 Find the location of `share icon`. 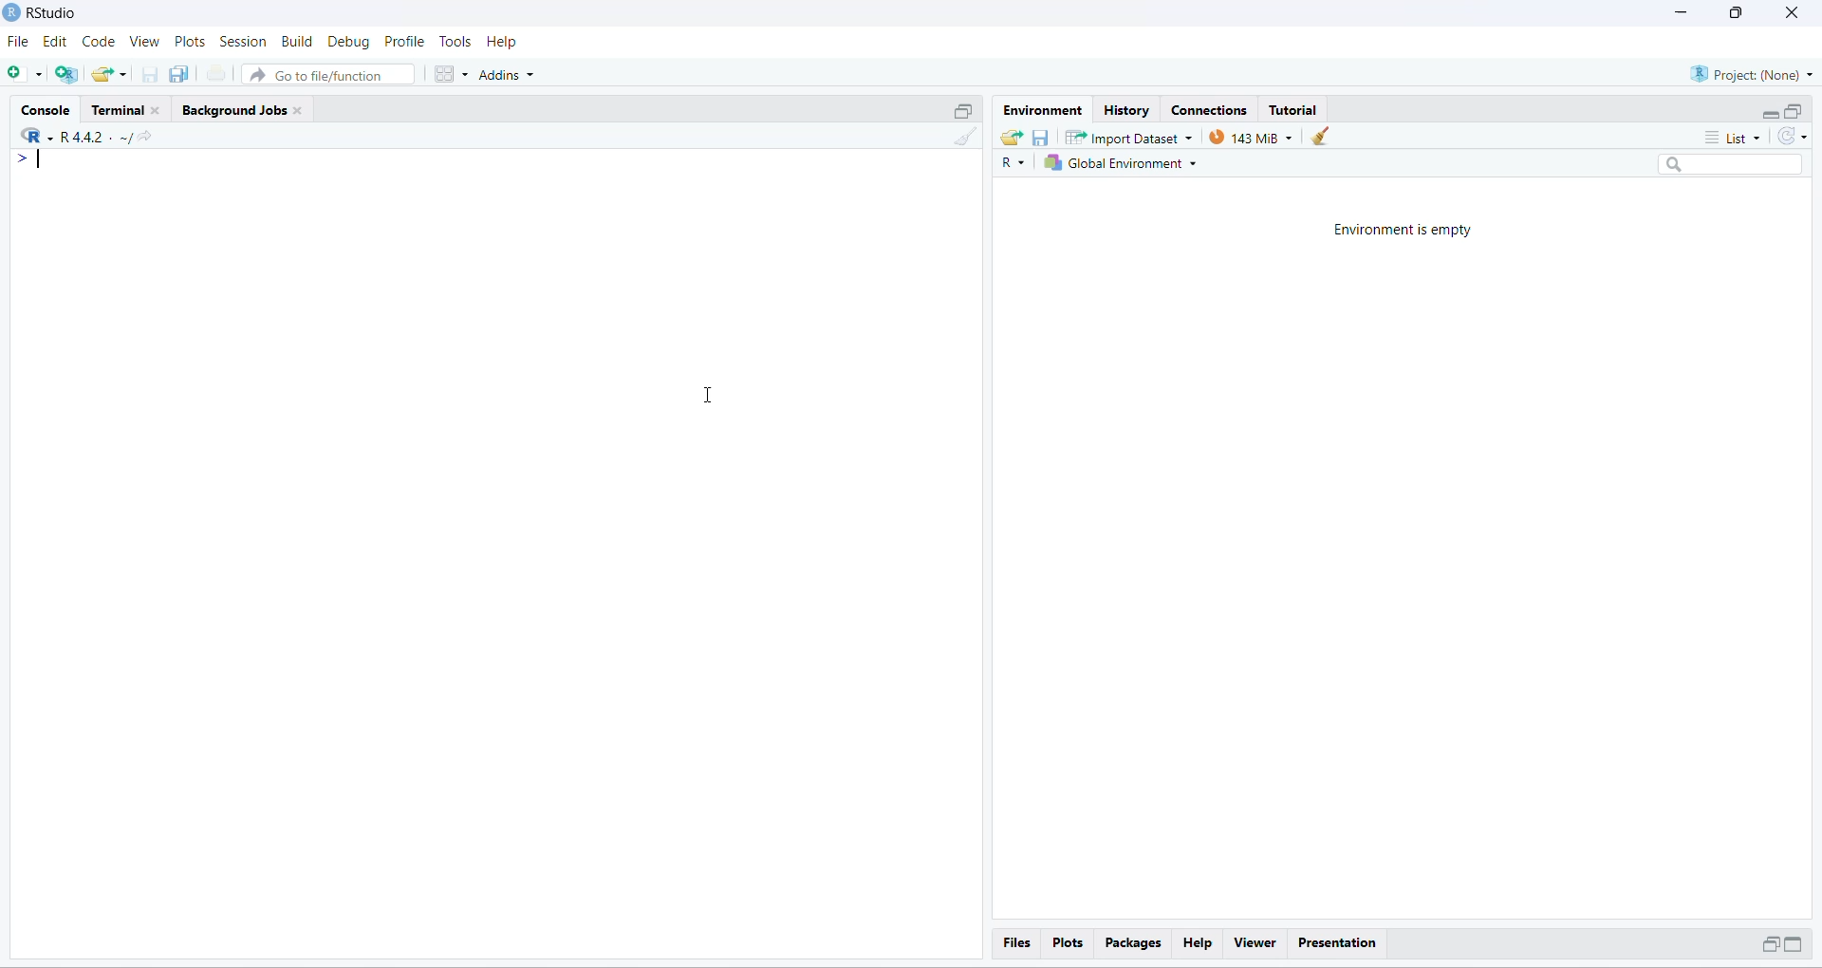

share icon is located at coordinates (144, 140).